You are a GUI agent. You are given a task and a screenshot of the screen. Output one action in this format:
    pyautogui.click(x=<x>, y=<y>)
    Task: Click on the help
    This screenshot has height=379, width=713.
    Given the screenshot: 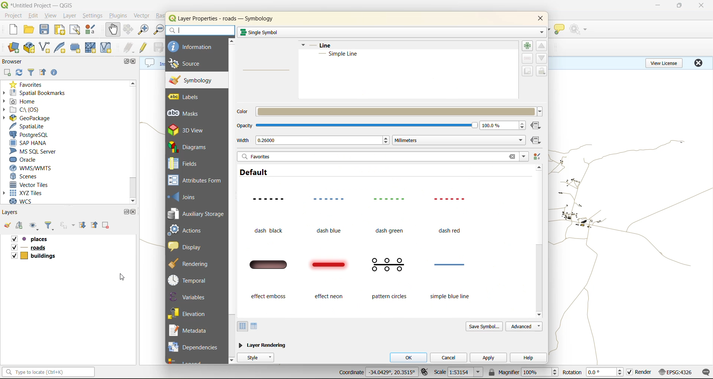 What is the action you would take?
    pyautogui.click(x=528, y=357)
    